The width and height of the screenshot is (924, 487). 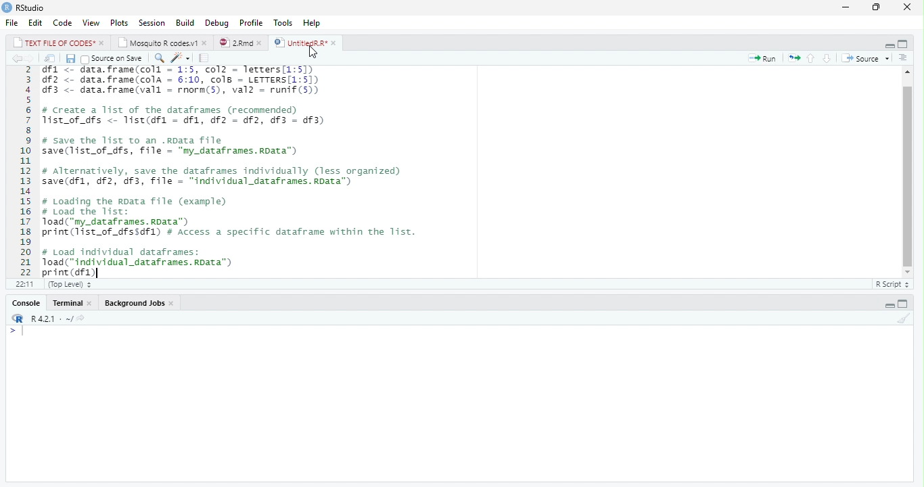 I want to click on Source, so click(x=864, y=57).